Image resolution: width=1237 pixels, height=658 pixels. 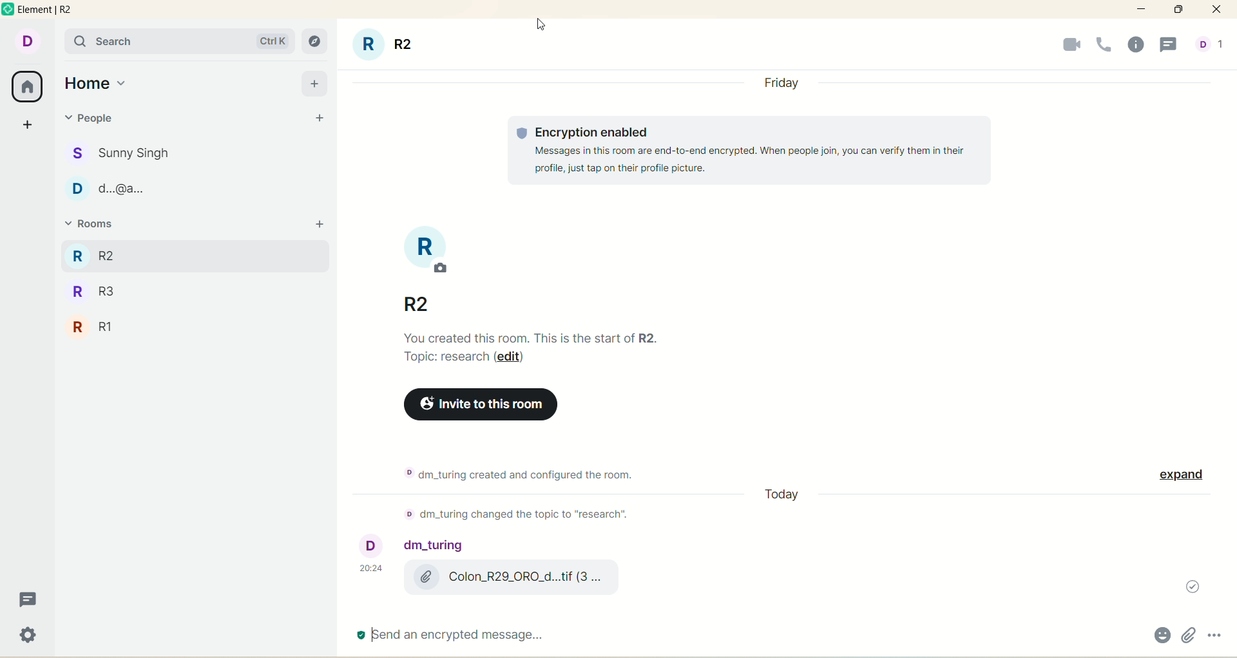 I want to click on poeple, so click(x=120, y=191).